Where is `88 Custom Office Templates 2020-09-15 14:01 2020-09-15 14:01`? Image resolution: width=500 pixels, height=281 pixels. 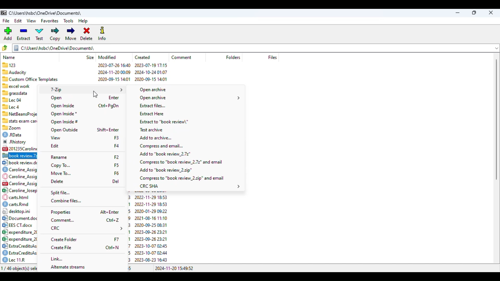 88 Custom Office Templates 2020-09-15 14:01 2020-09-15 14:01 is located at coordinates (85, 79).